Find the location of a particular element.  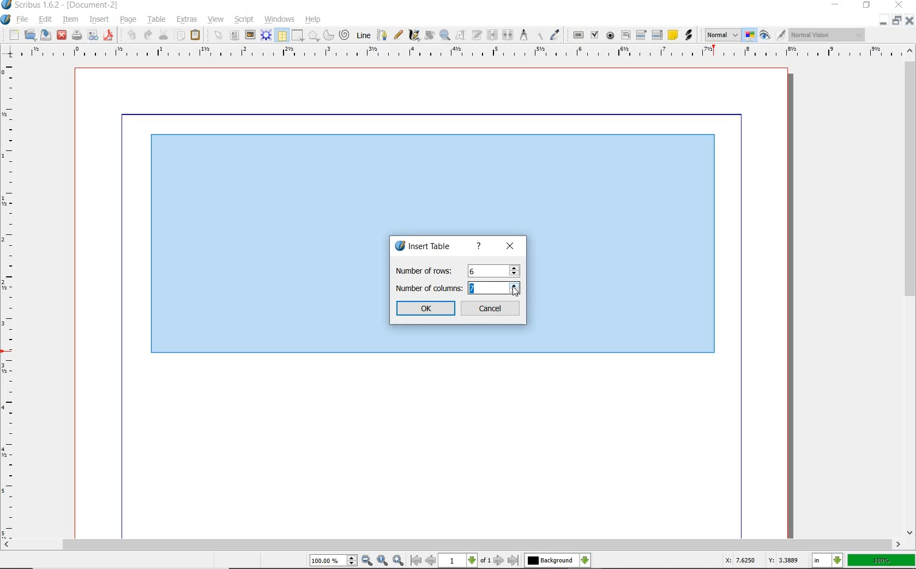

spiral is located at coordinates (345, 35).